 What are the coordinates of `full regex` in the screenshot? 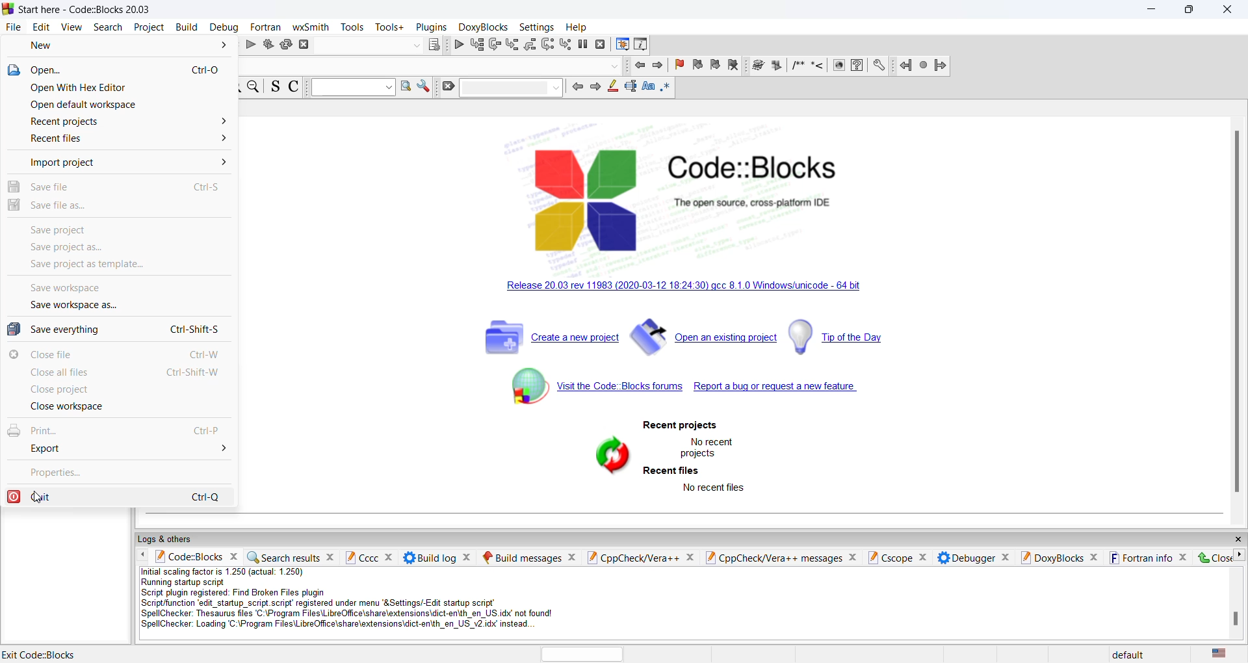 It's located at (666, 90).